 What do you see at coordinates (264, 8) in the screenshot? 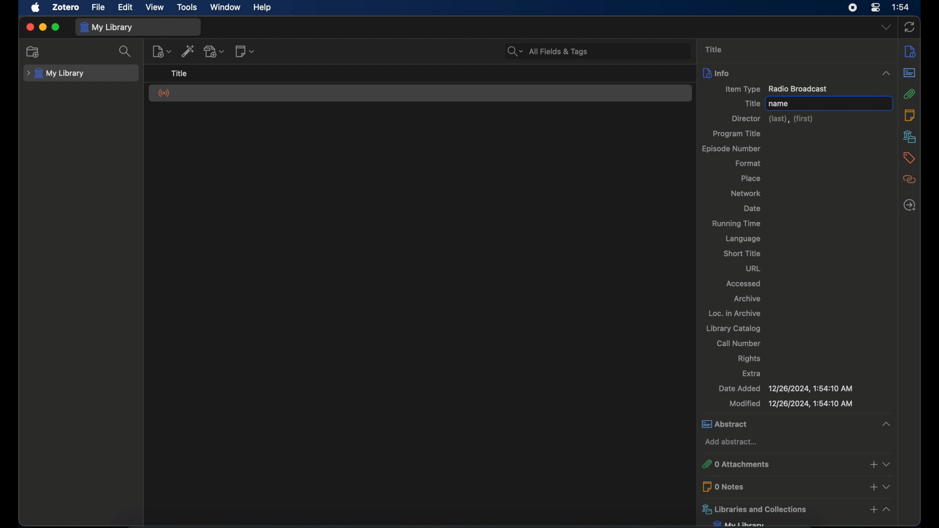
I see `help` at bounding box center [264, 8].